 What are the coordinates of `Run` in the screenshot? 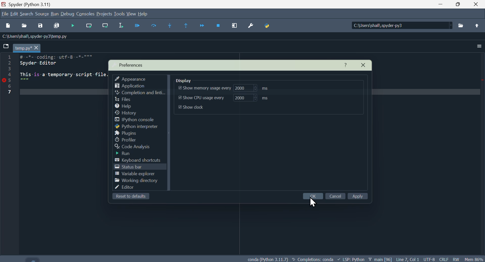 It's located at (128, 154).